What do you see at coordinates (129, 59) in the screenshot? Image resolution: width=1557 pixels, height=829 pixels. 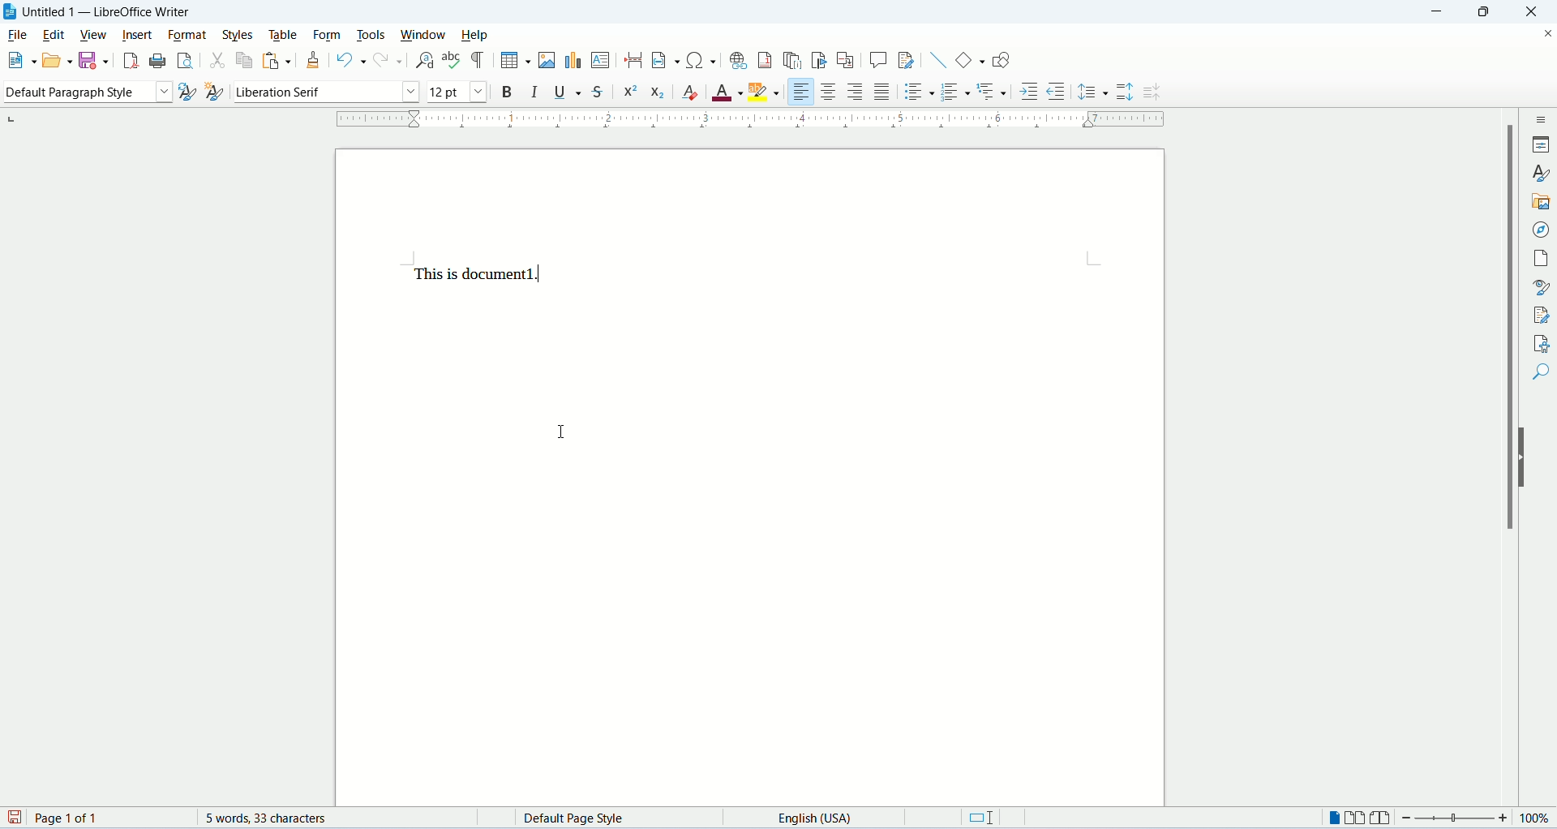 I see `export as pdf` at bounding box center [129, 59].